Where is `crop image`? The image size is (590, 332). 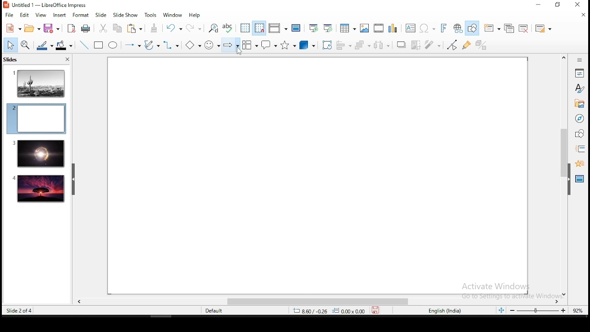 crop image is located at coordinates (416, 44).